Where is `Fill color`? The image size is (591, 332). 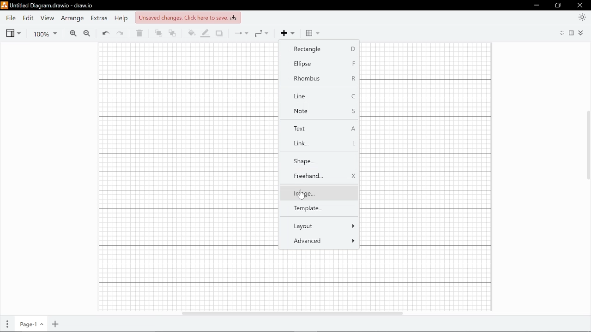 Fill color is located at coordinates (191, 33).